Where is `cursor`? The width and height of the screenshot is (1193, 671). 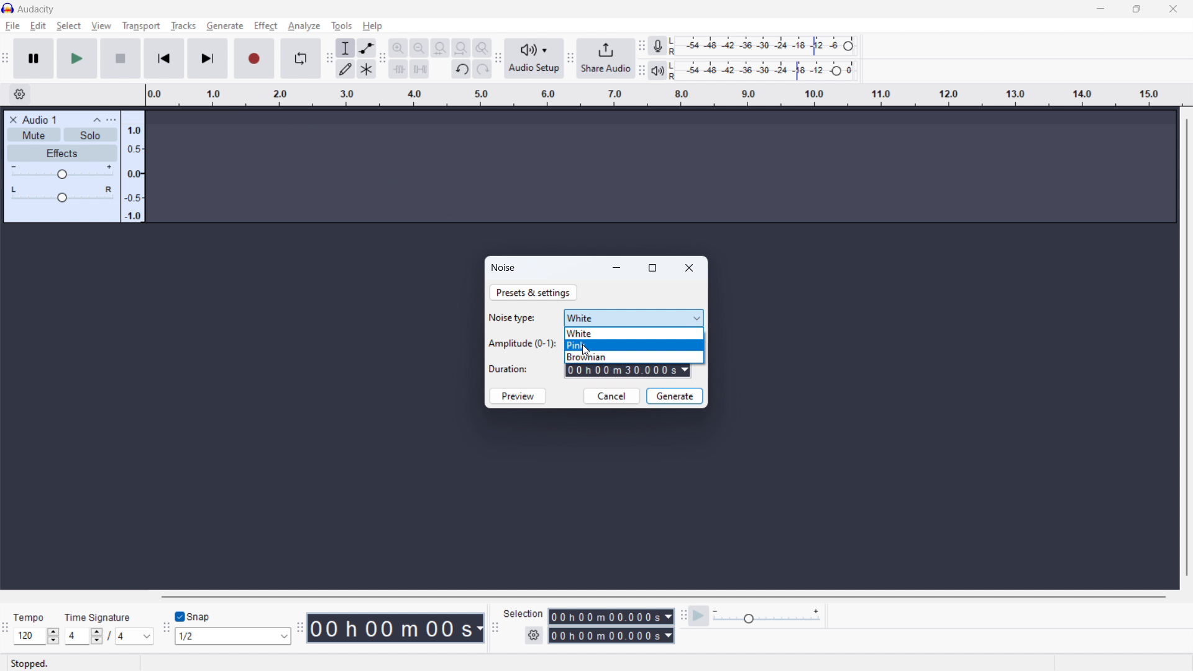
cursor is located at coordinates (585, 351).